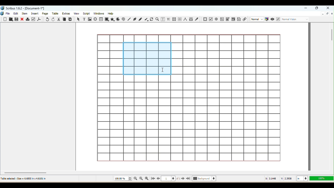 The width and height of the screenshot is (334, 188). I want to click on Current zoom level, so click(123, 179).